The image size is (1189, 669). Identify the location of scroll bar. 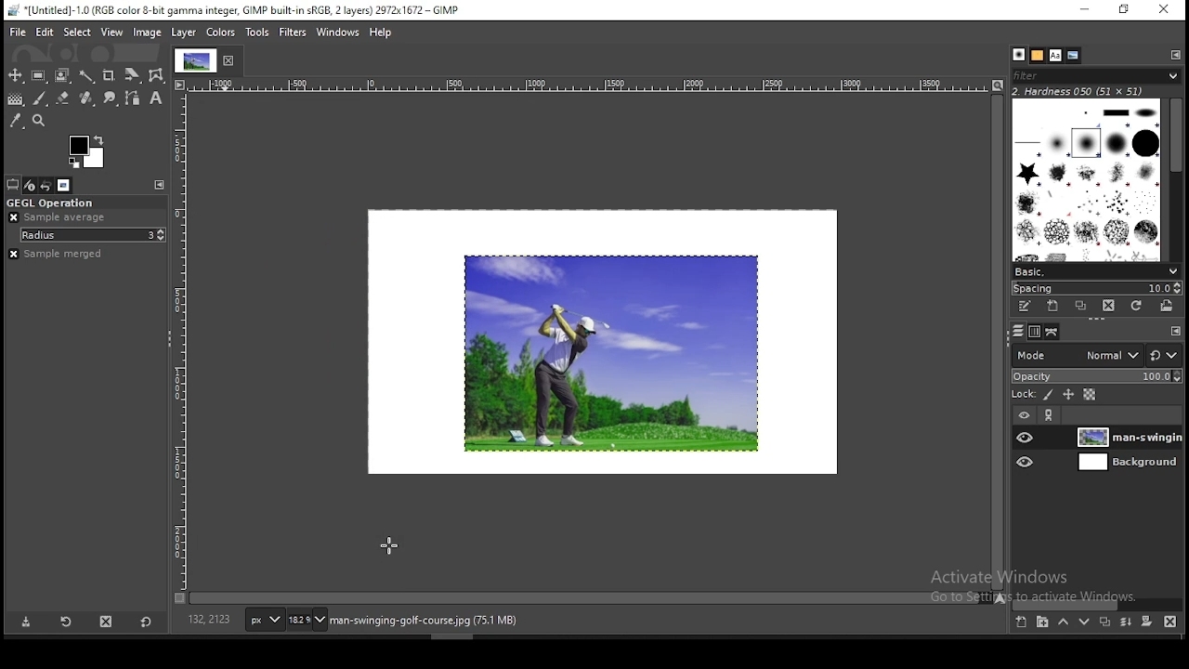
(1176, 179).